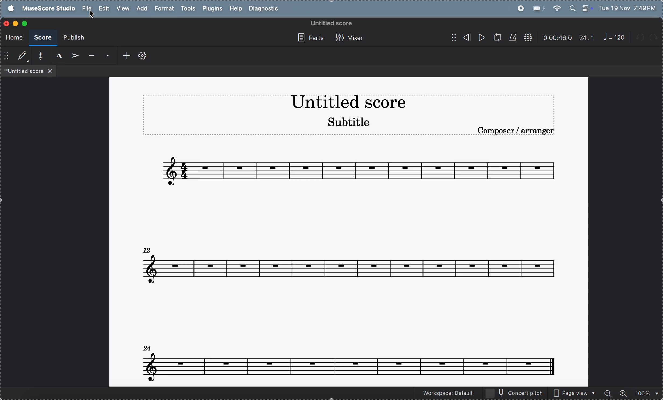 The height and width of the screenshot is (400, 663). What do you see at coordinates (141, 8) in the screenshot?
I see `add` at bounding box center [141, 8].